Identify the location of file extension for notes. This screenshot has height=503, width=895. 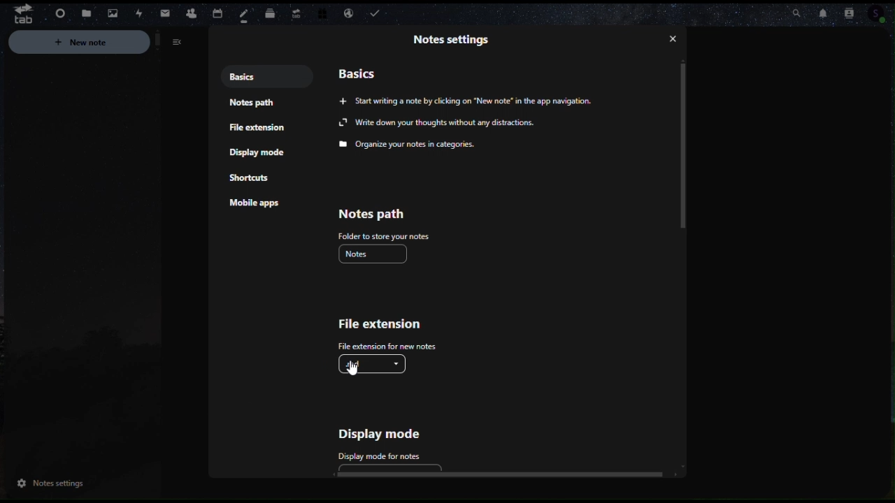
(382, 344).